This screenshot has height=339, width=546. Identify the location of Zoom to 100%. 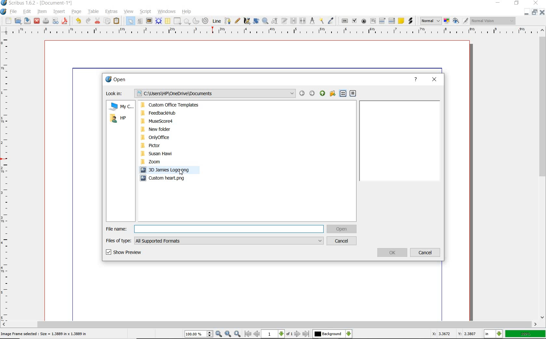
(228, 334).